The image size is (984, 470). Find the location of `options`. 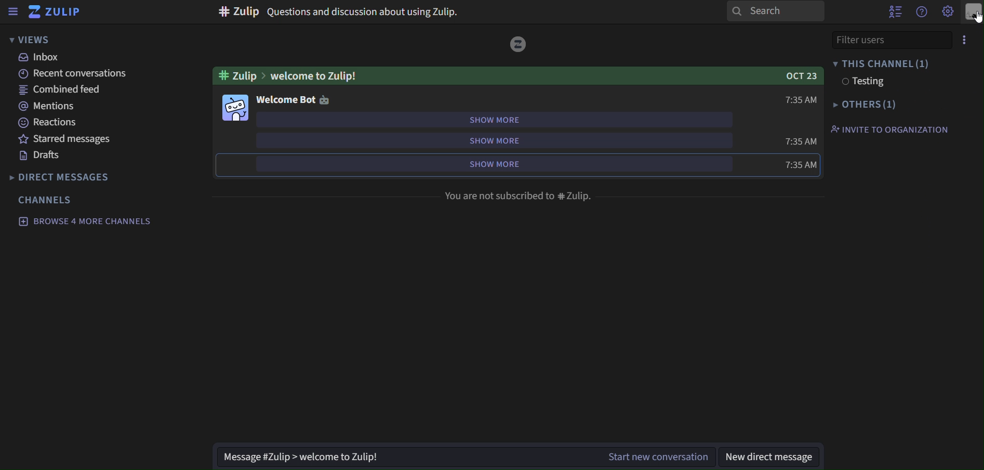

options is located at coordinates (965, 38).